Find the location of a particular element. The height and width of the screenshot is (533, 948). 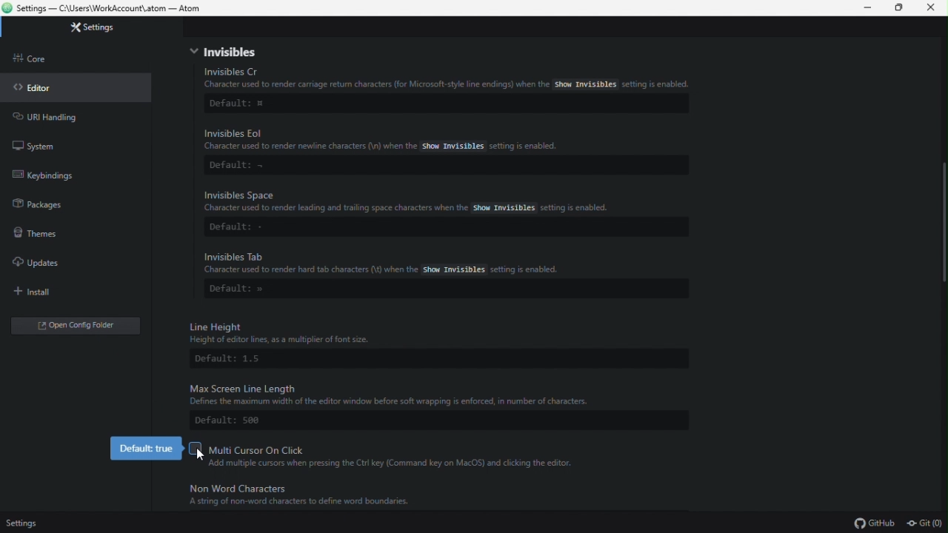

Install  is located at coordinates (41, 292).